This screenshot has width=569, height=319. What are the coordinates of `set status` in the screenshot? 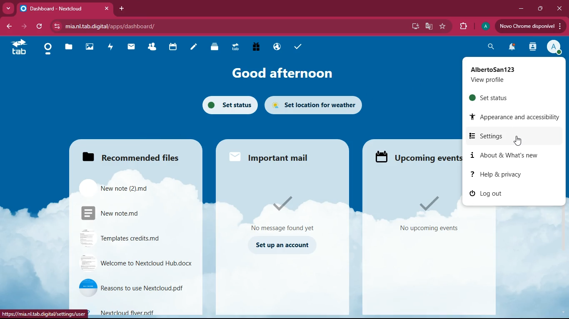 It's located at (513, 98).